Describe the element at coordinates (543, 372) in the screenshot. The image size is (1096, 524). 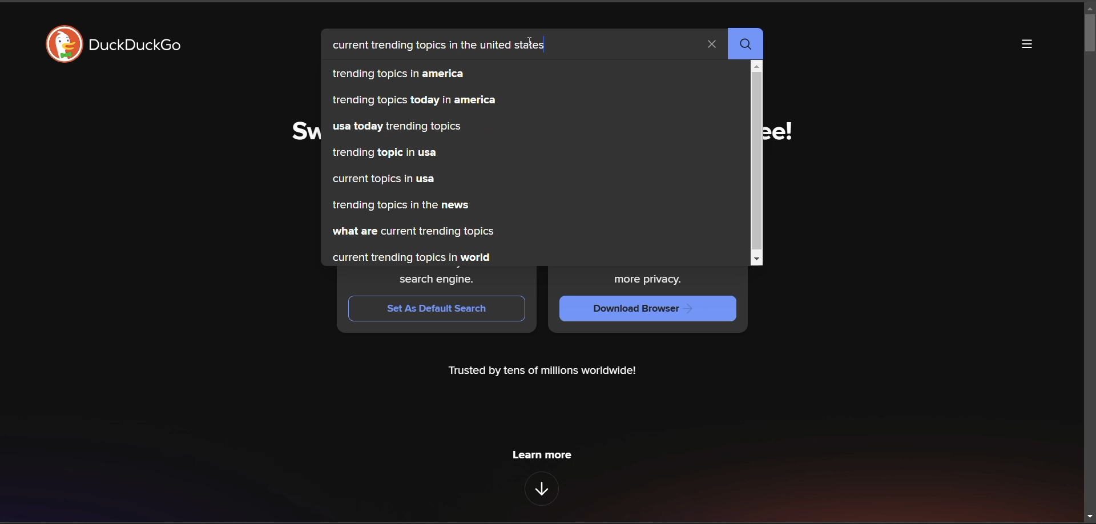
I see `Trusted by tens of millions worldwide!` at that location.